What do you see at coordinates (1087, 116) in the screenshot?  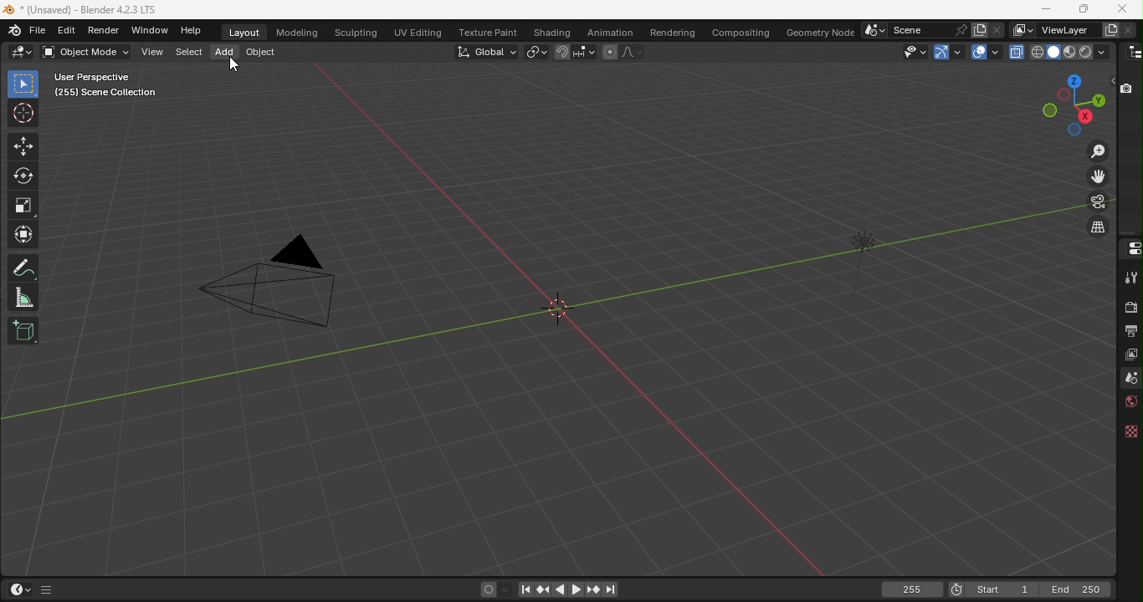 I see `Rotate the scene` at bounding box center [1087, 116].